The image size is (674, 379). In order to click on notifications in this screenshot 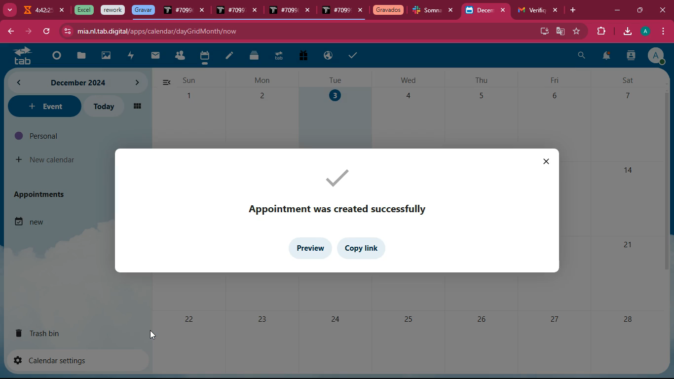, I will do `click(605, 57)`.